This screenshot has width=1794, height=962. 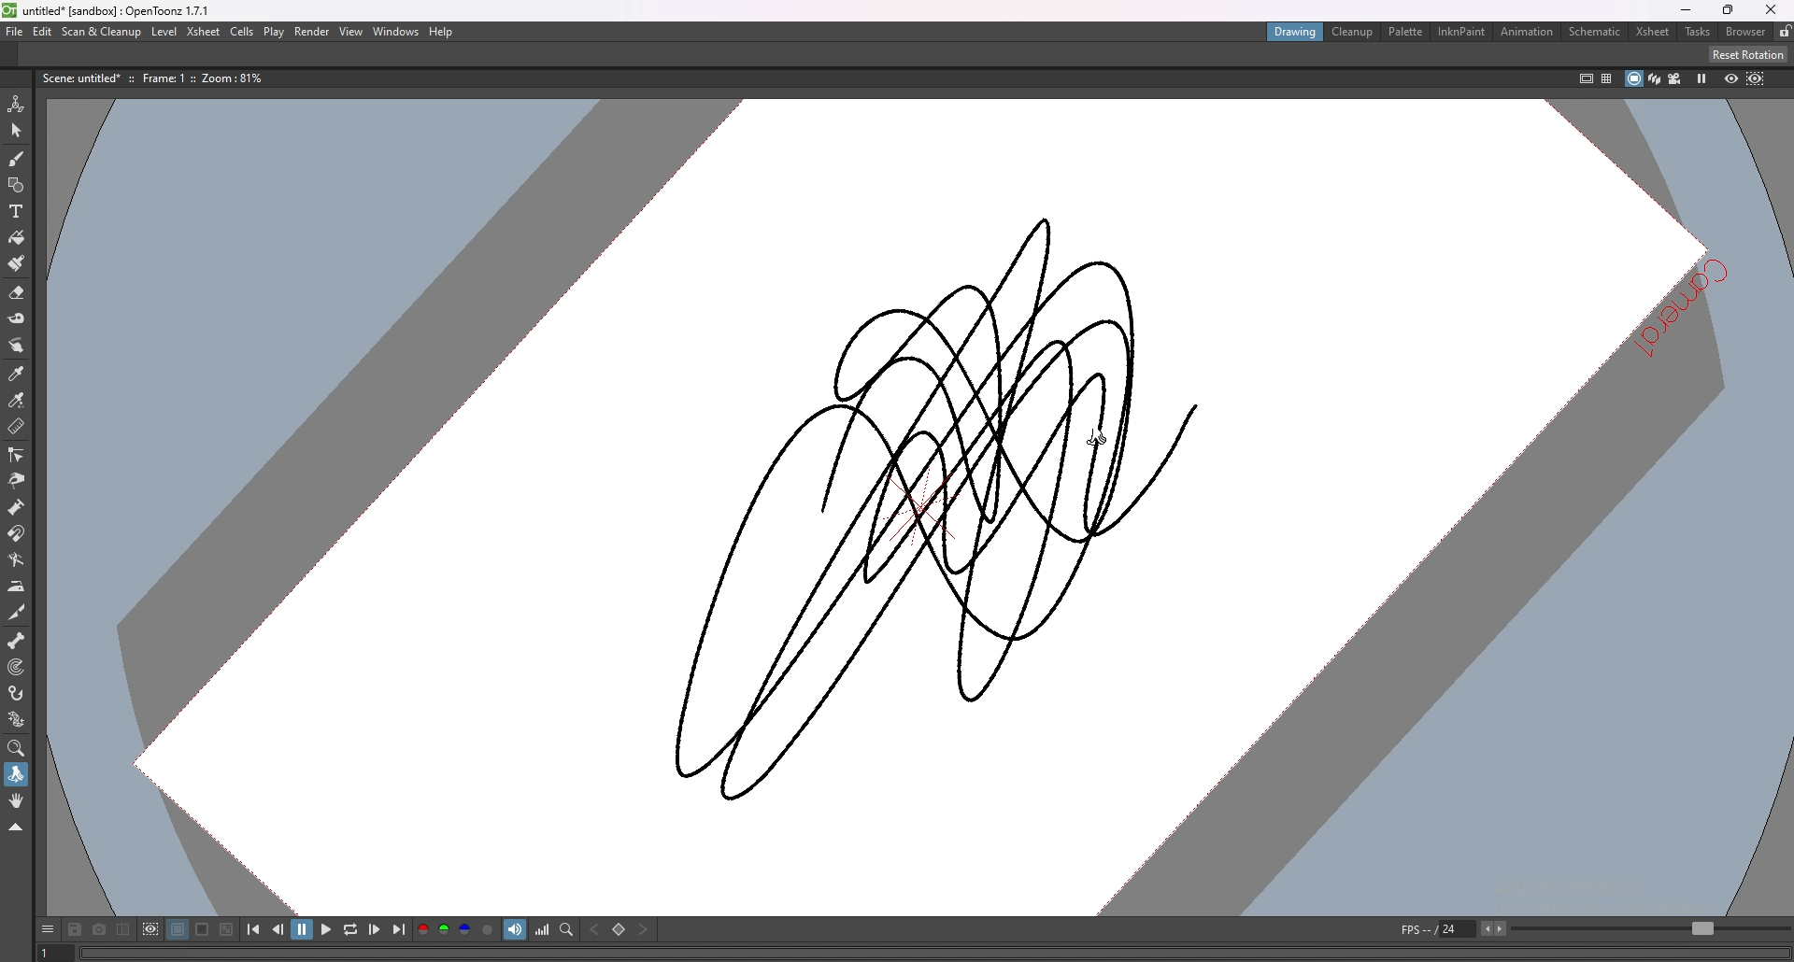 What do you see at coordinates (594, 929) in the screenshot?
I see `previous key` at bounding box center [594, 929].